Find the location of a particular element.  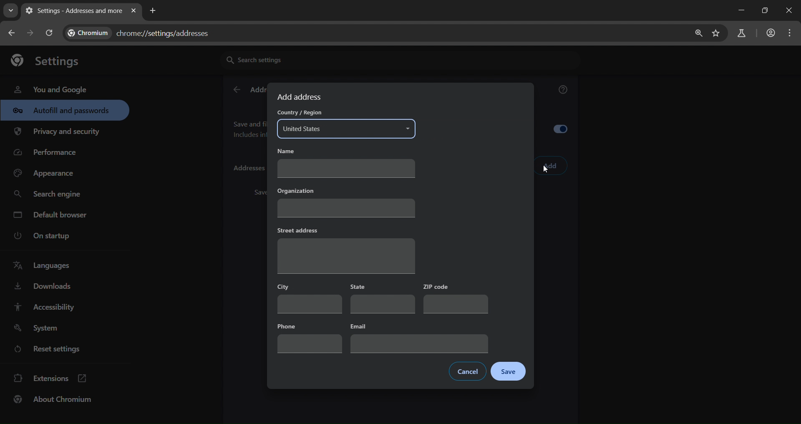

go back one page is located at coordinates (13, 33).